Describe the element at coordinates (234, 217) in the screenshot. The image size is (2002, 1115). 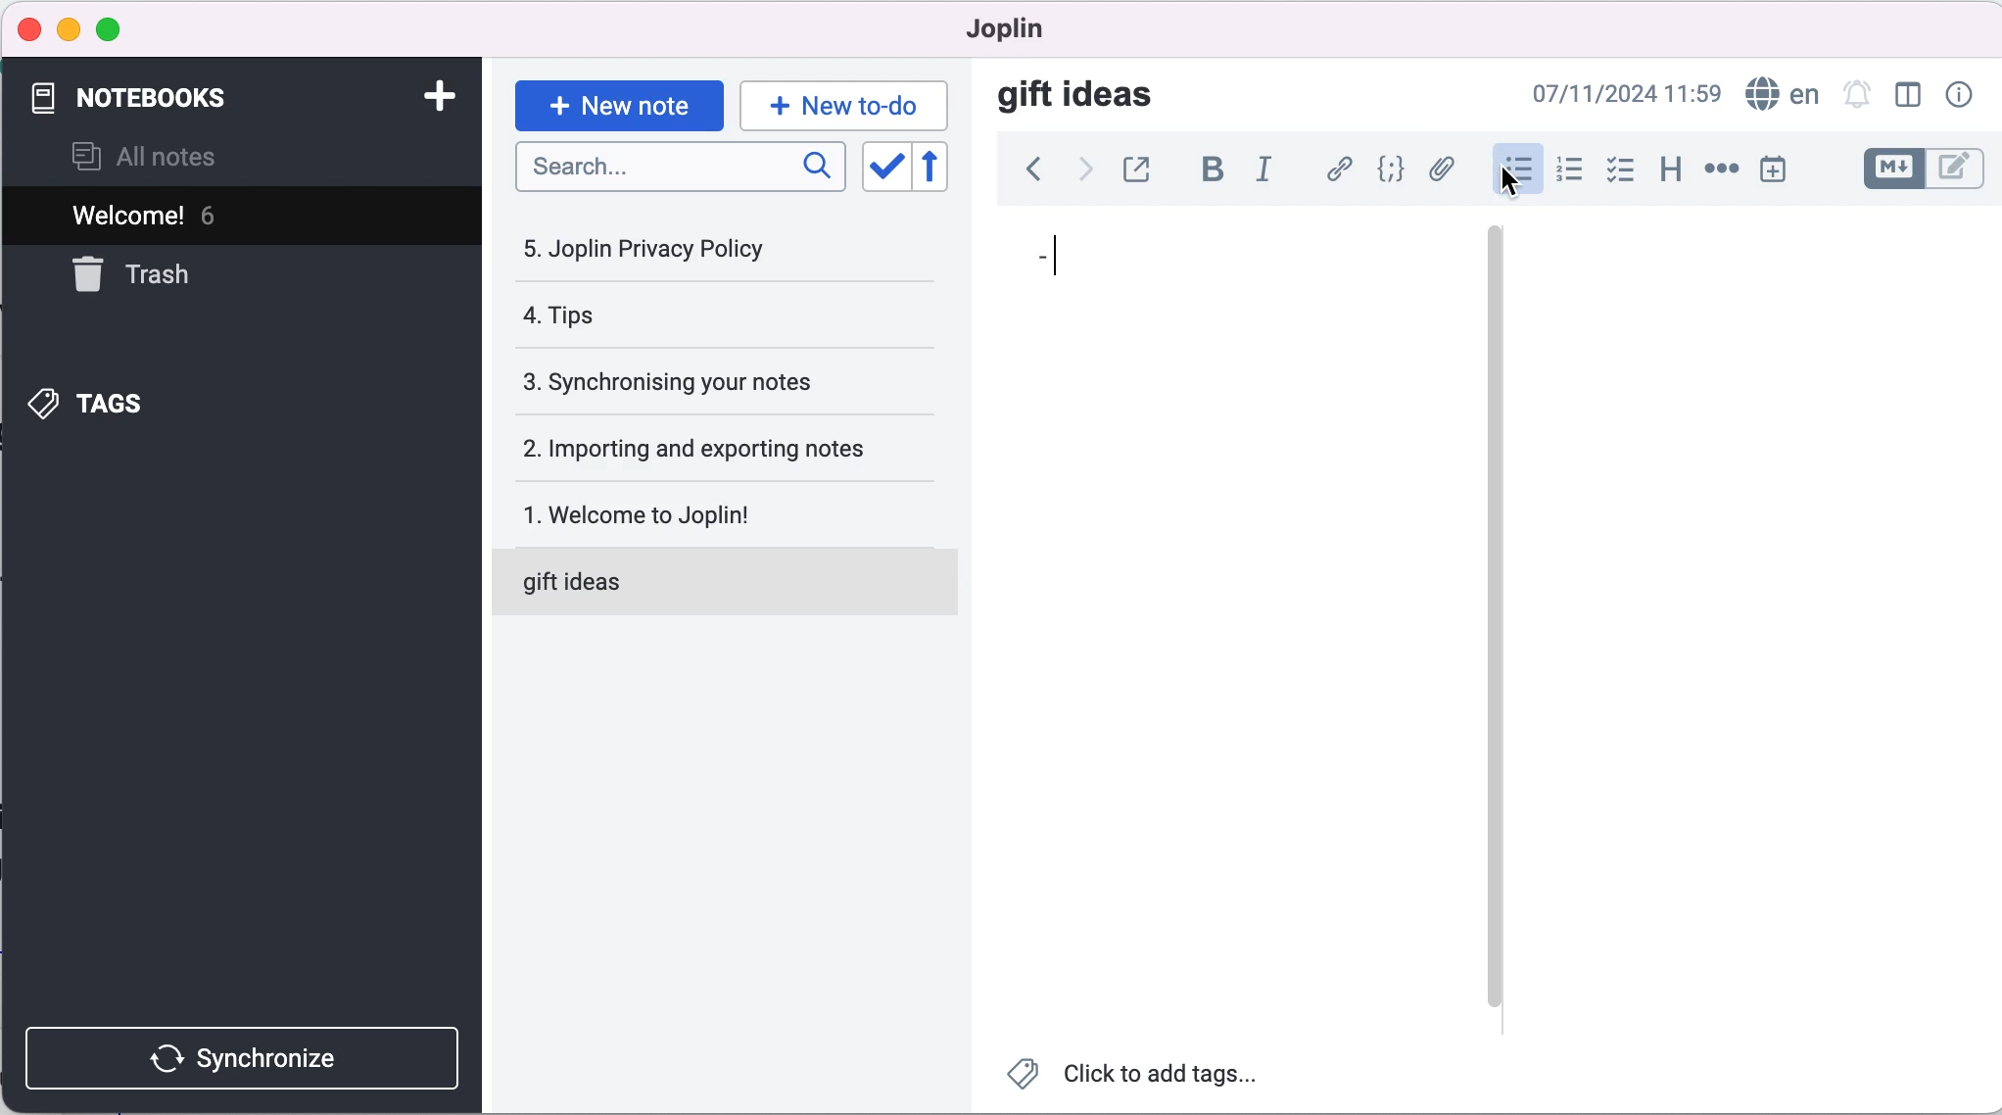
I see `welcome! 6` at that location.